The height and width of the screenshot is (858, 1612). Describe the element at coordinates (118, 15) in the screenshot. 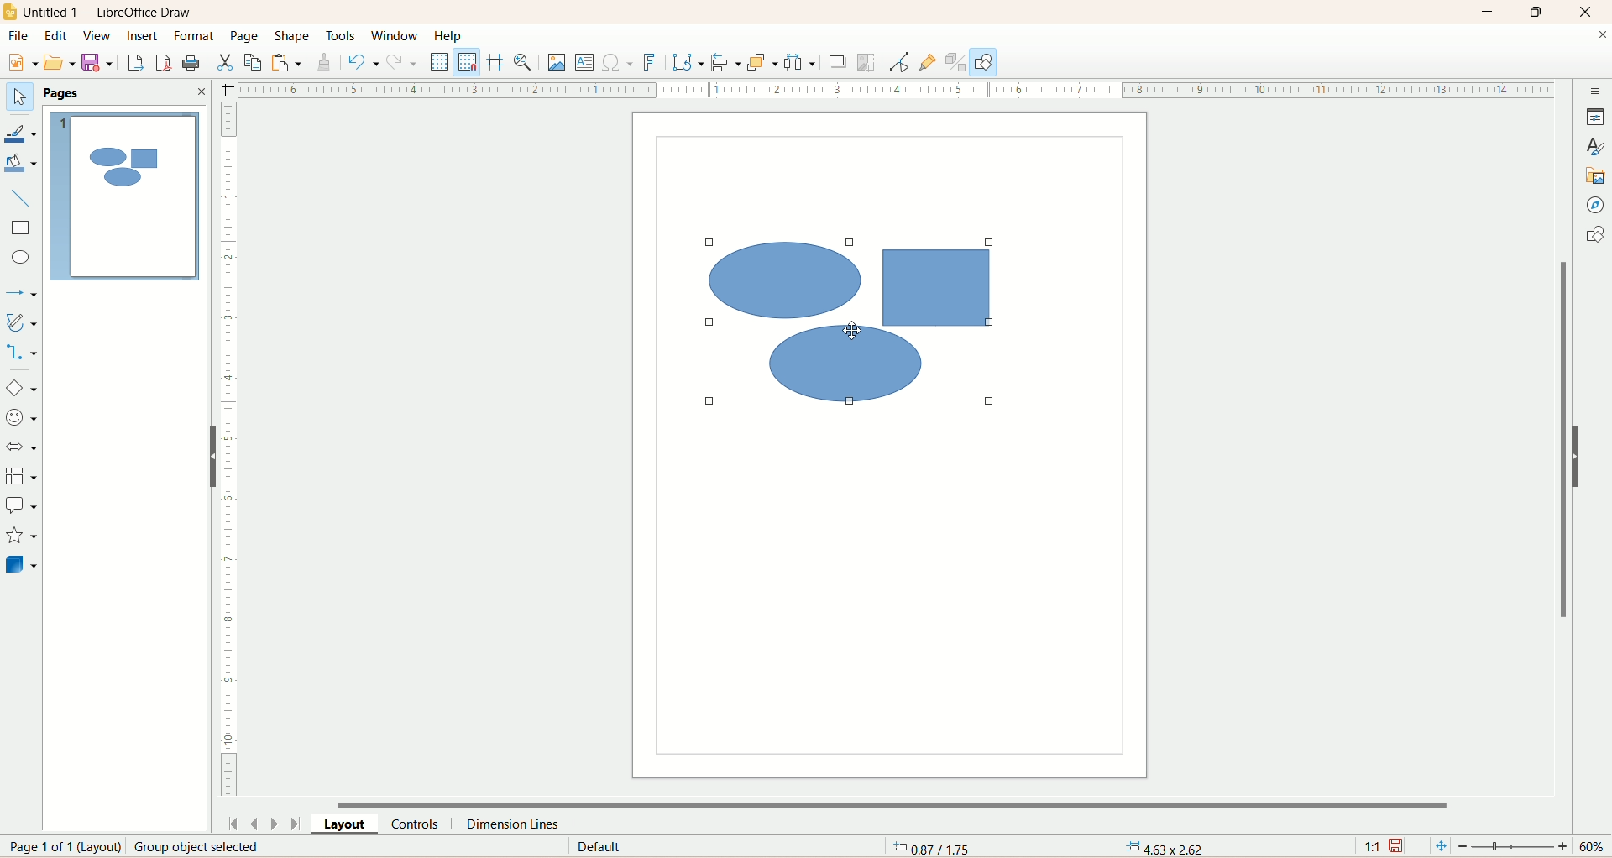

I see `title` at that location.